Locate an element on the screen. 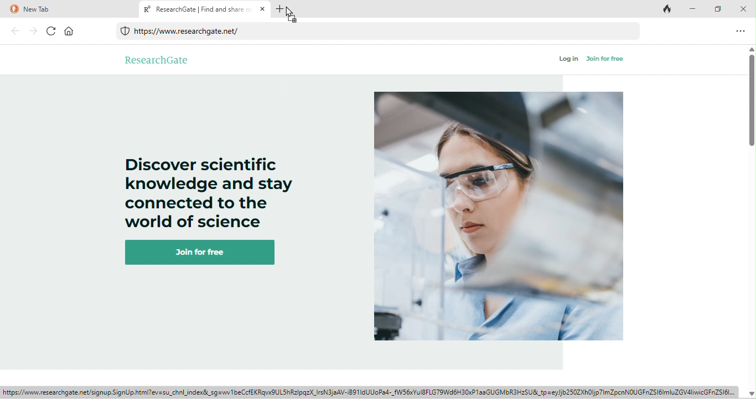 Image resolution: width=756 pixels, height=399 pixels. option is located at coordinates (740, 32).